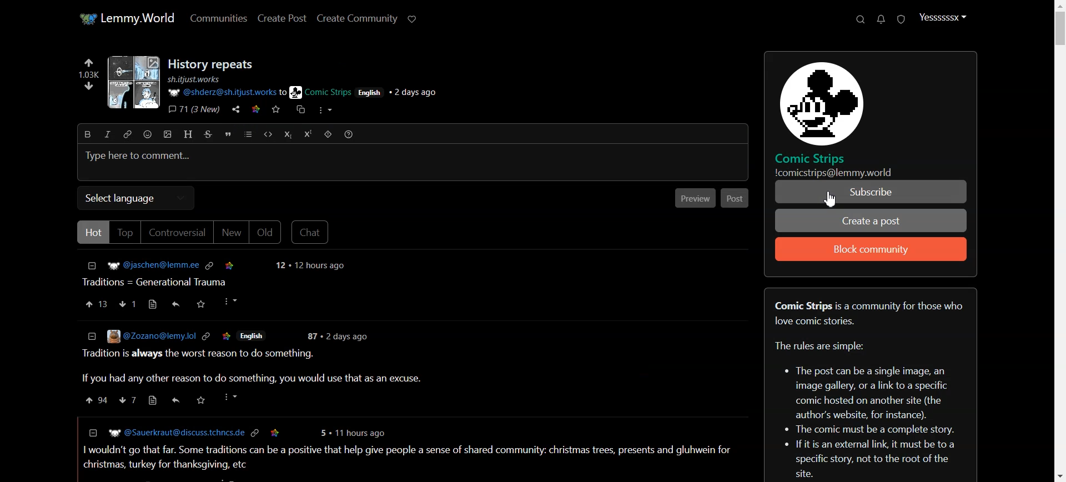  What do you see at coordinates (92, 232) in the screenshot?
I see `Hot` at bounding box center [92, 232].